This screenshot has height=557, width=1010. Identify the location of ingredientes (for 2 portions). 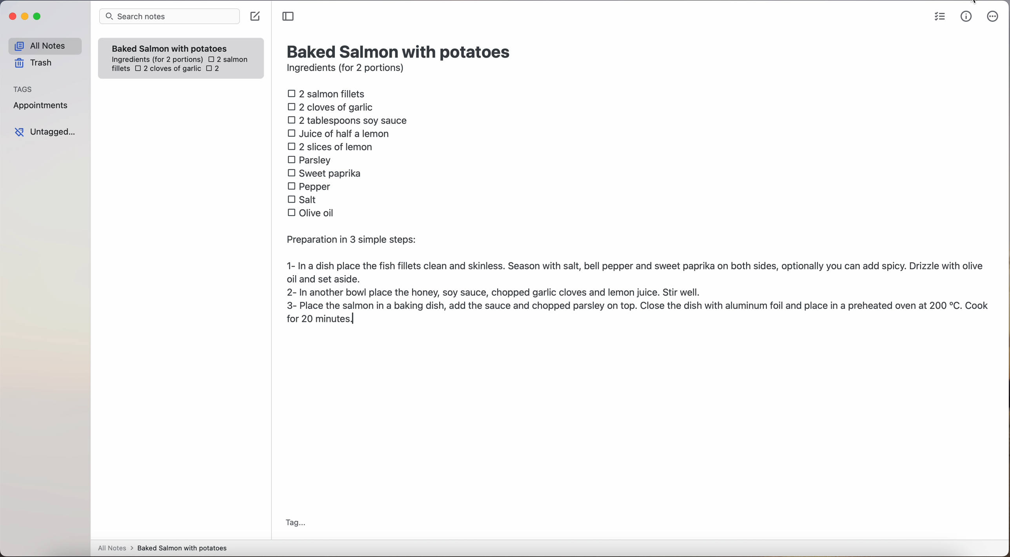
(156, 60).